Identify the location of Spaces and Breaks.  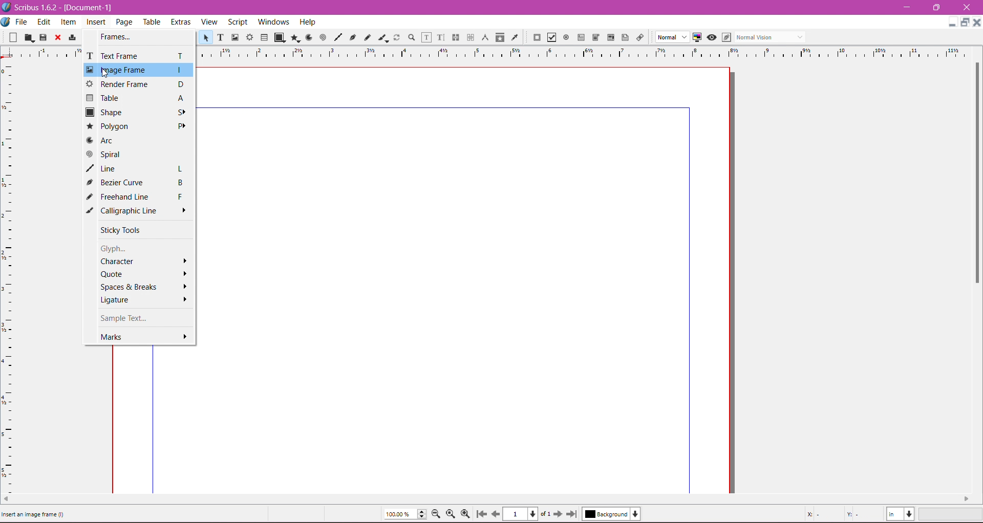
(144, 287).